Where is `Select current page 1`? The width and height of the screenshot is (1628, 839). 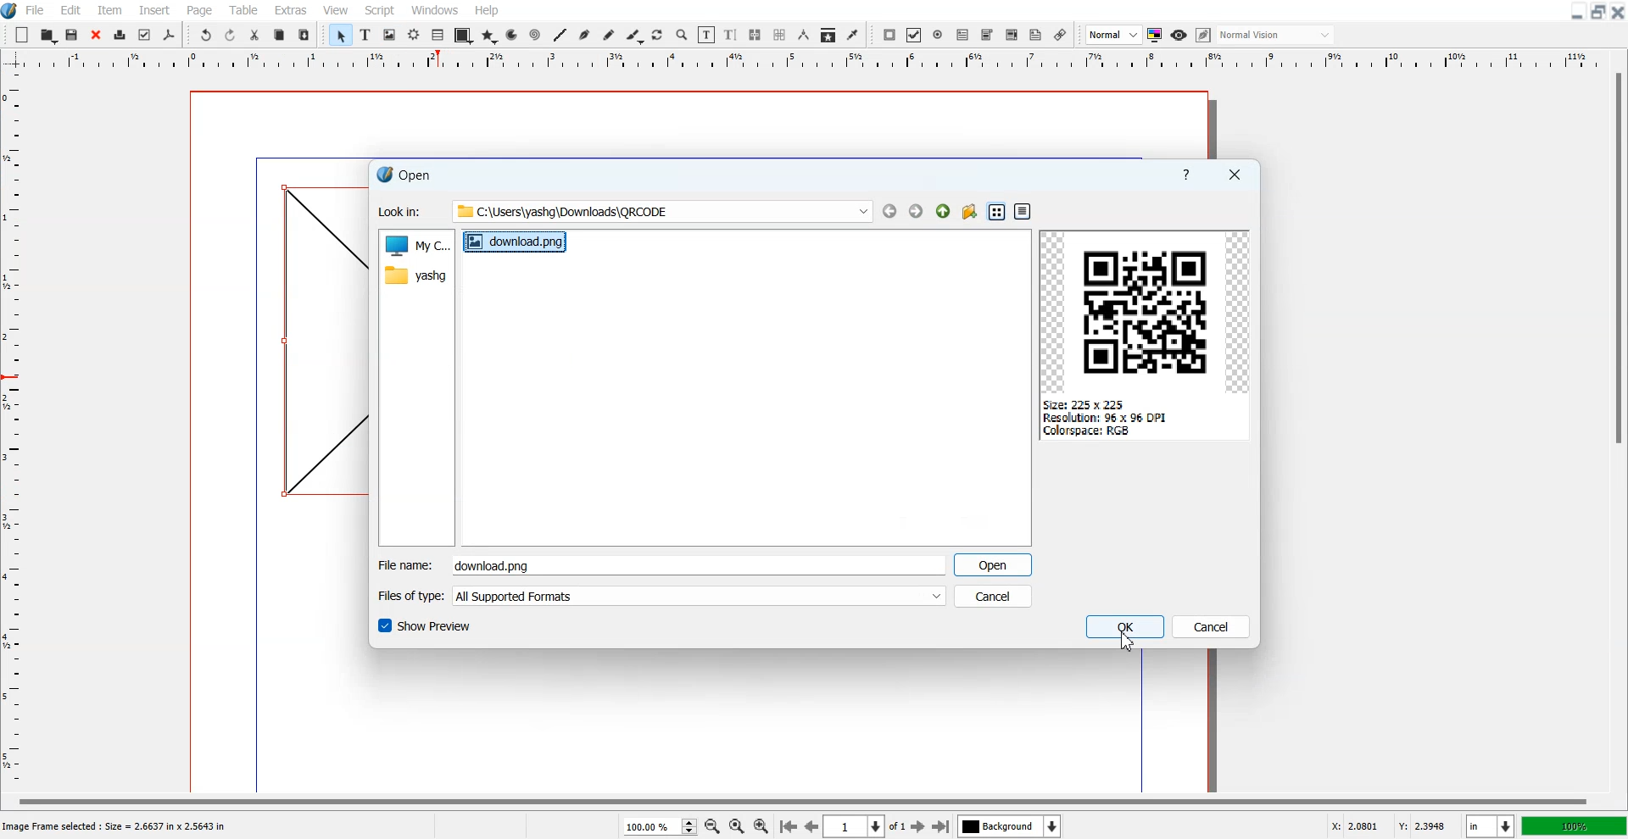
Select current page 1 is located at coordinates (867, 826).